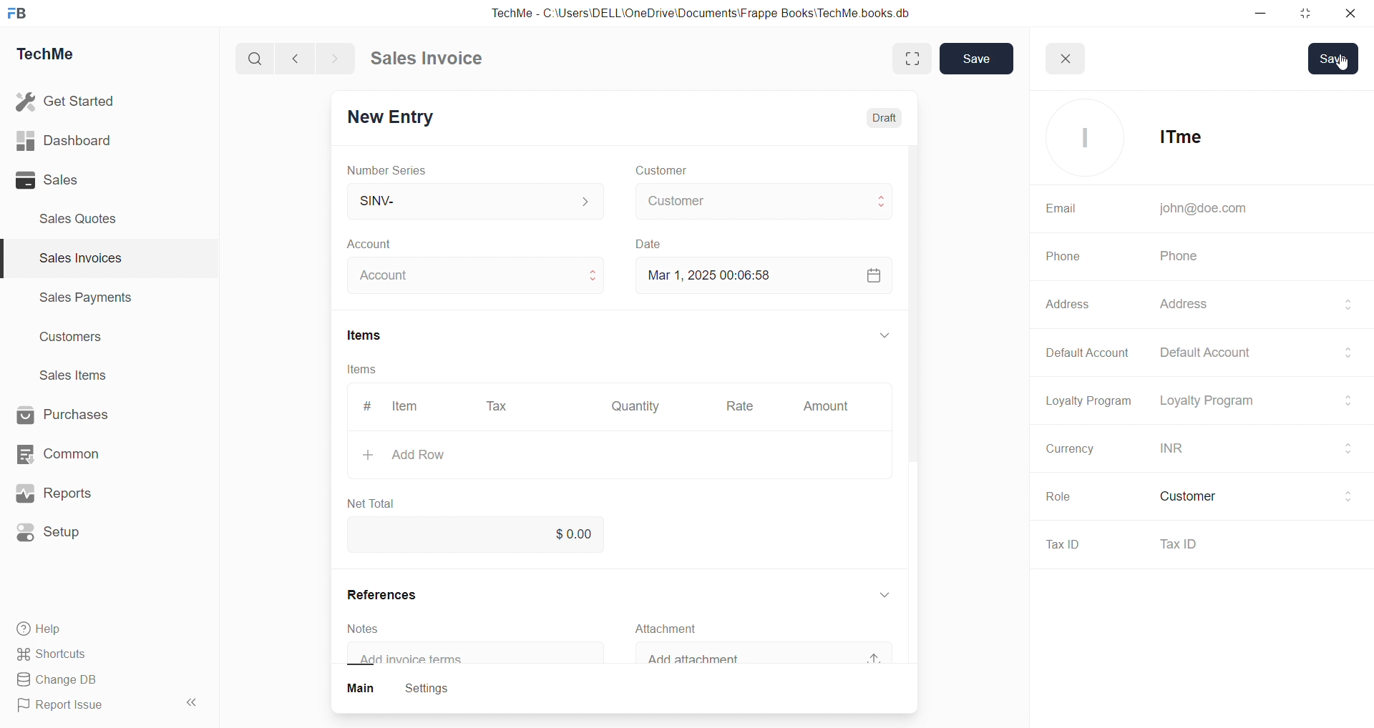 This screenshot has width=1374, height=728. I want to click on Tax ID, so click(1257, 546).